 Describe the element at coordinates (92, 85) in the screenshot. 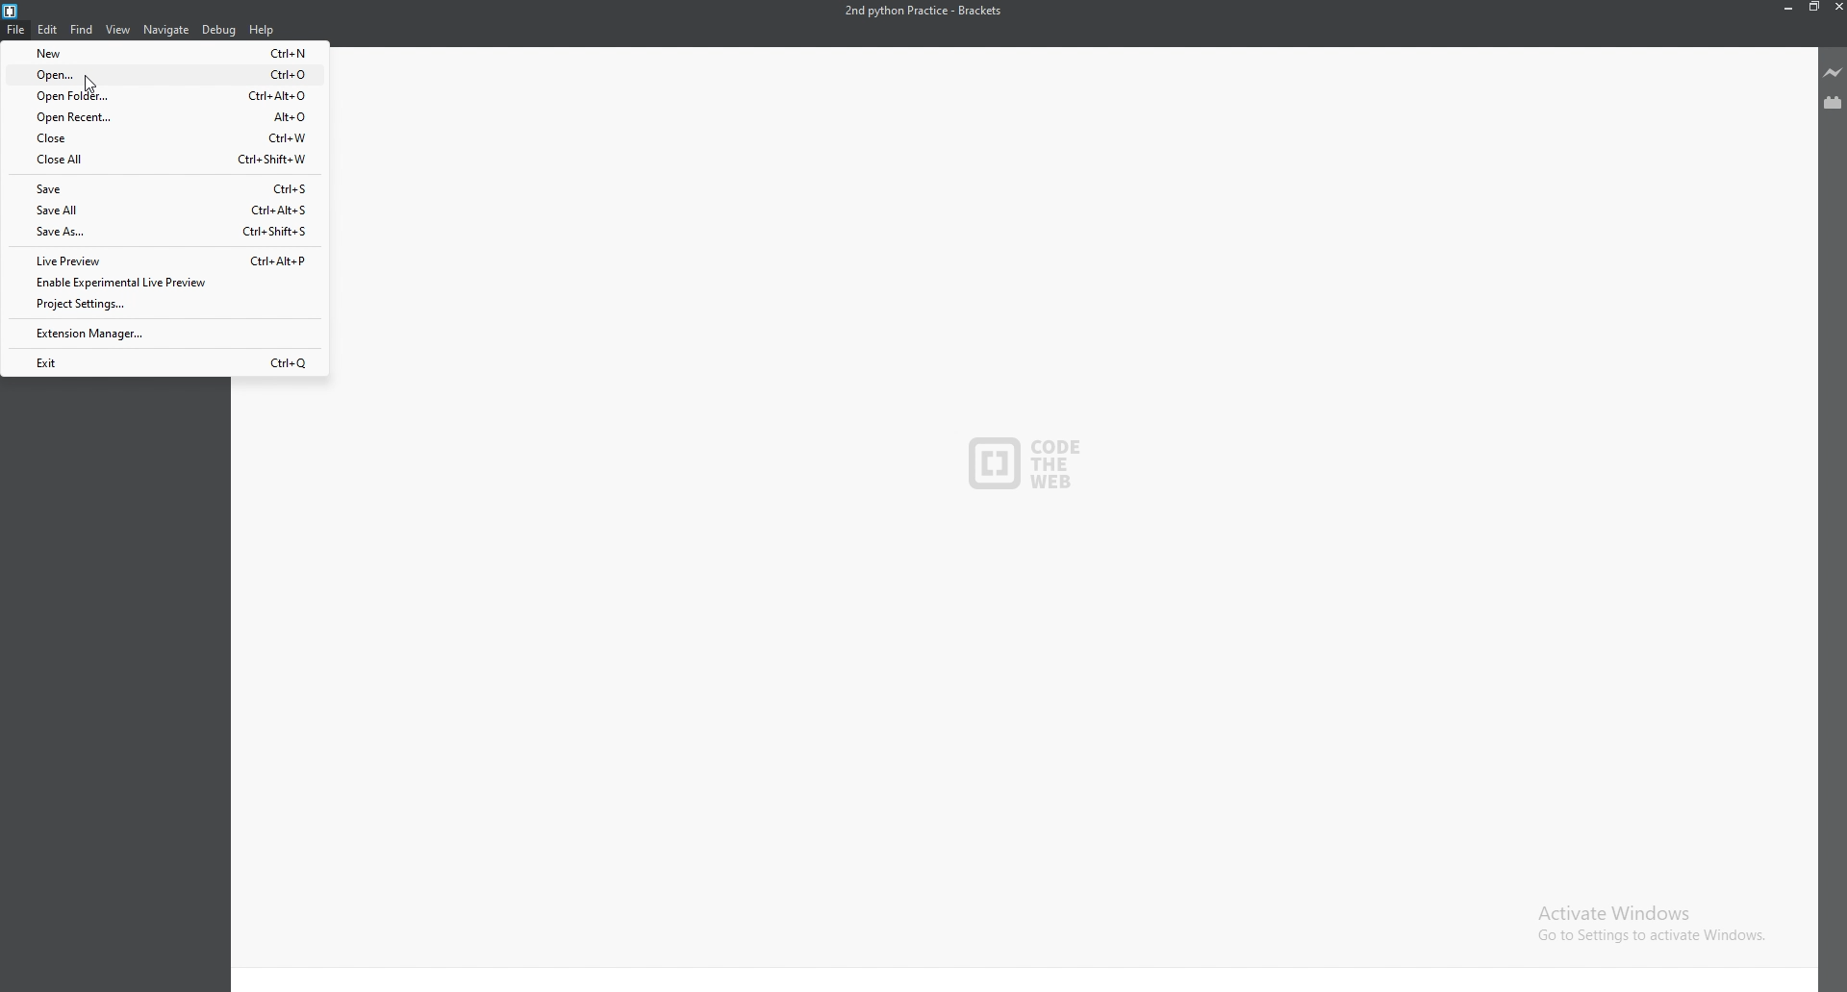

I see `cursor` at that location.